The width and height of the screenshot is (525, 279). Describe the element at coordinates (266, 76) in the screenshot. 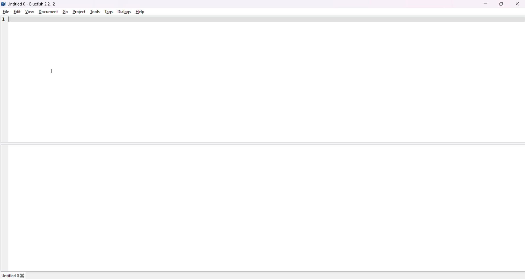

I see `Top window` at that location.